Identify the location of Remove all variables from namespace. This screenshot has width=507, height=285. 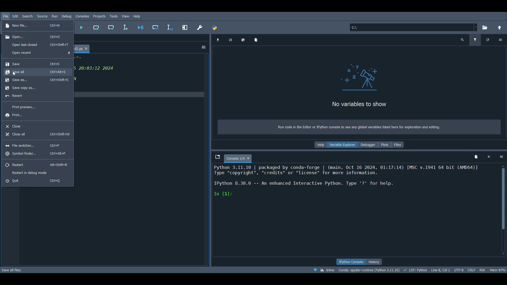
(476, 156).